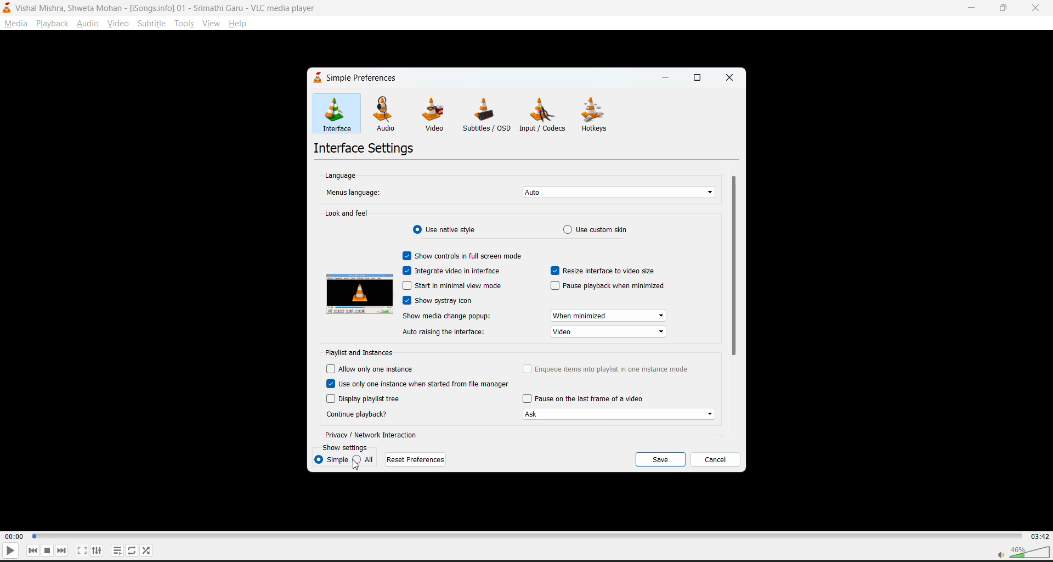  Describe the element at coordinates (605, 271) in the screenshot. I see `resize interface to video size` at that location.